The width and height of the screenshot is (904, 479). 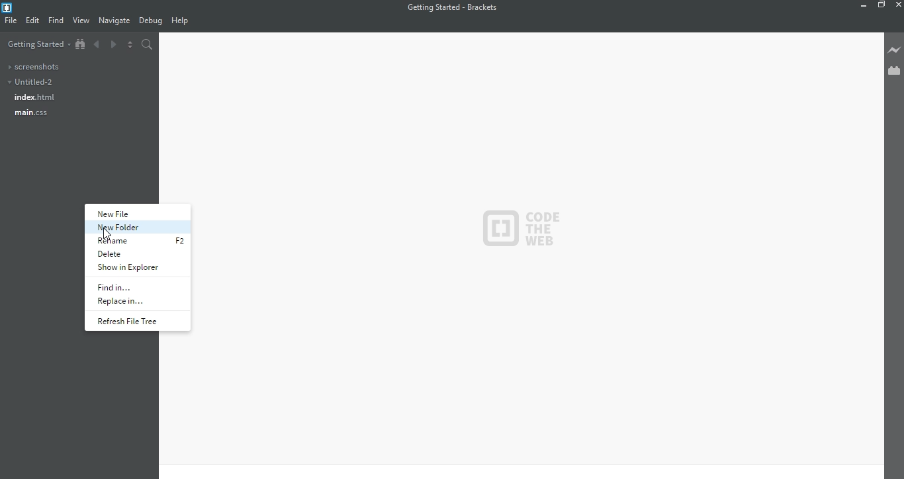 What do you see at coordinates (120, 286) in the screenshot?
I see `find in` at bounding box center [120, 286].